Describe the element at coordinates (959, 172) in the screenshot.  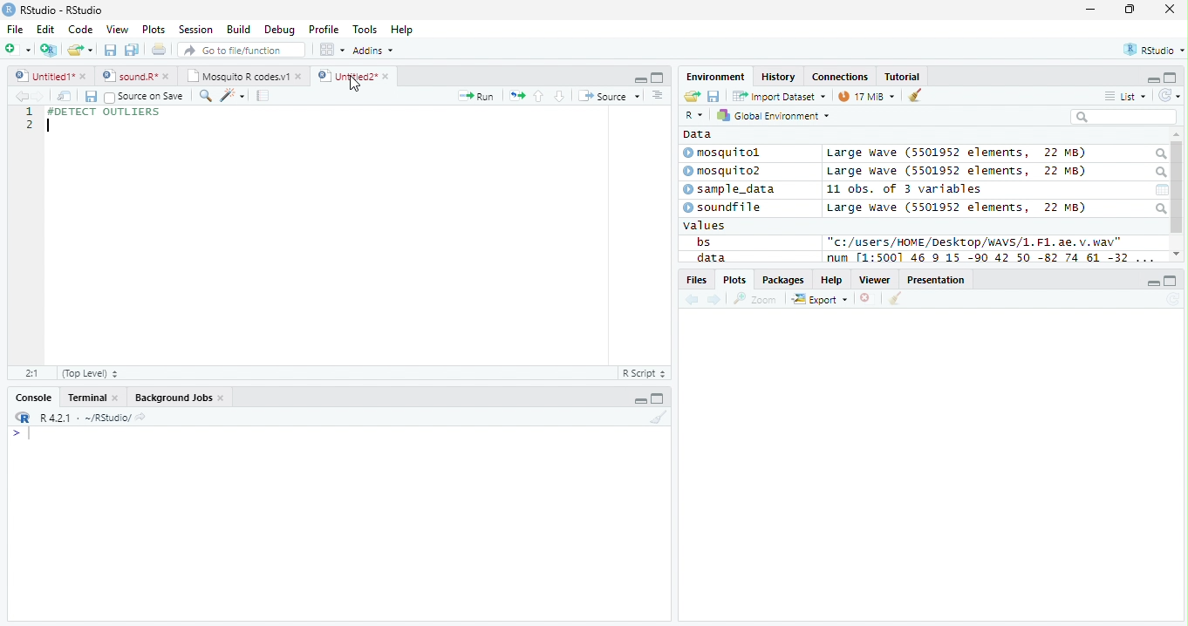
I see `Large wave (5501952 elements, 22 MB)` at that location.